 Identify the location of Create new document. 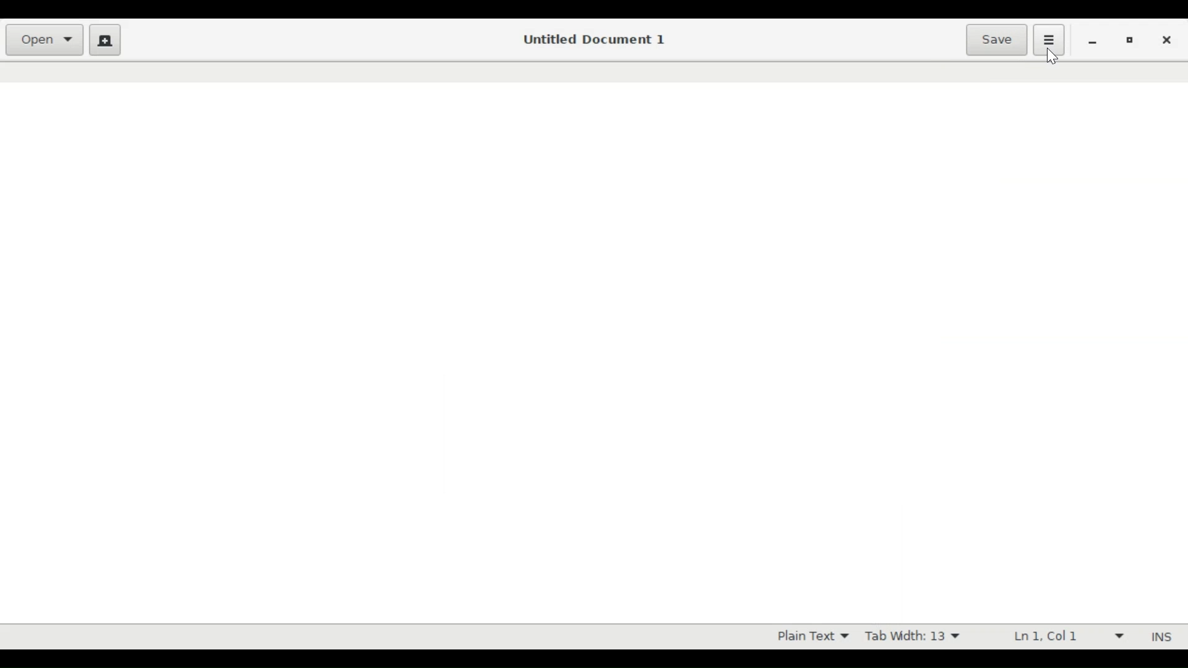
(105, 40).